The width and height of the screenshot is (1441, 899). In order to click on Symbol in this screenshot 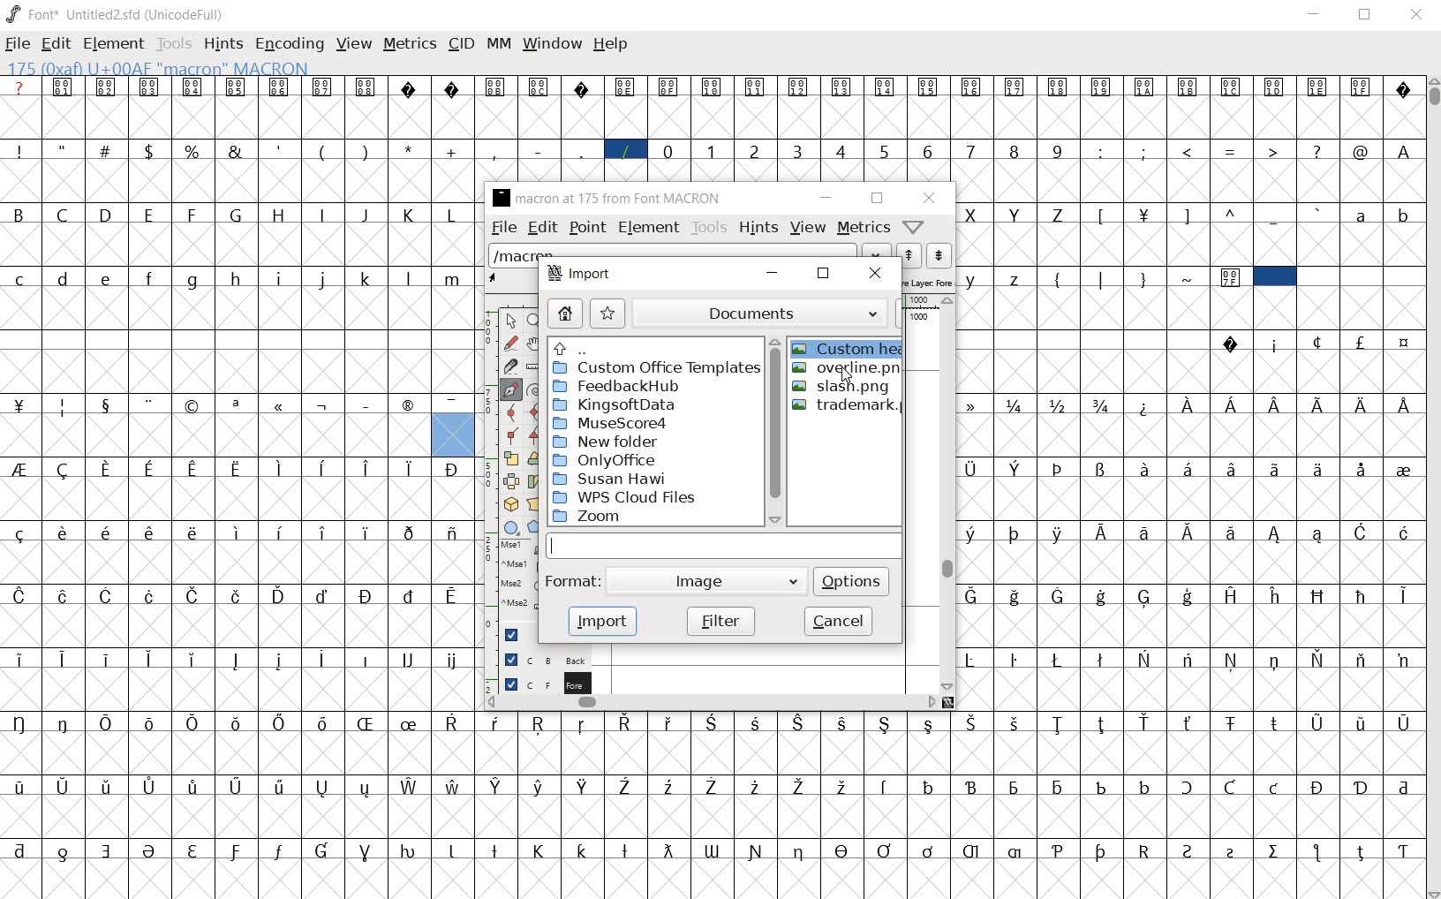, I will do `click(1103, 658)`.